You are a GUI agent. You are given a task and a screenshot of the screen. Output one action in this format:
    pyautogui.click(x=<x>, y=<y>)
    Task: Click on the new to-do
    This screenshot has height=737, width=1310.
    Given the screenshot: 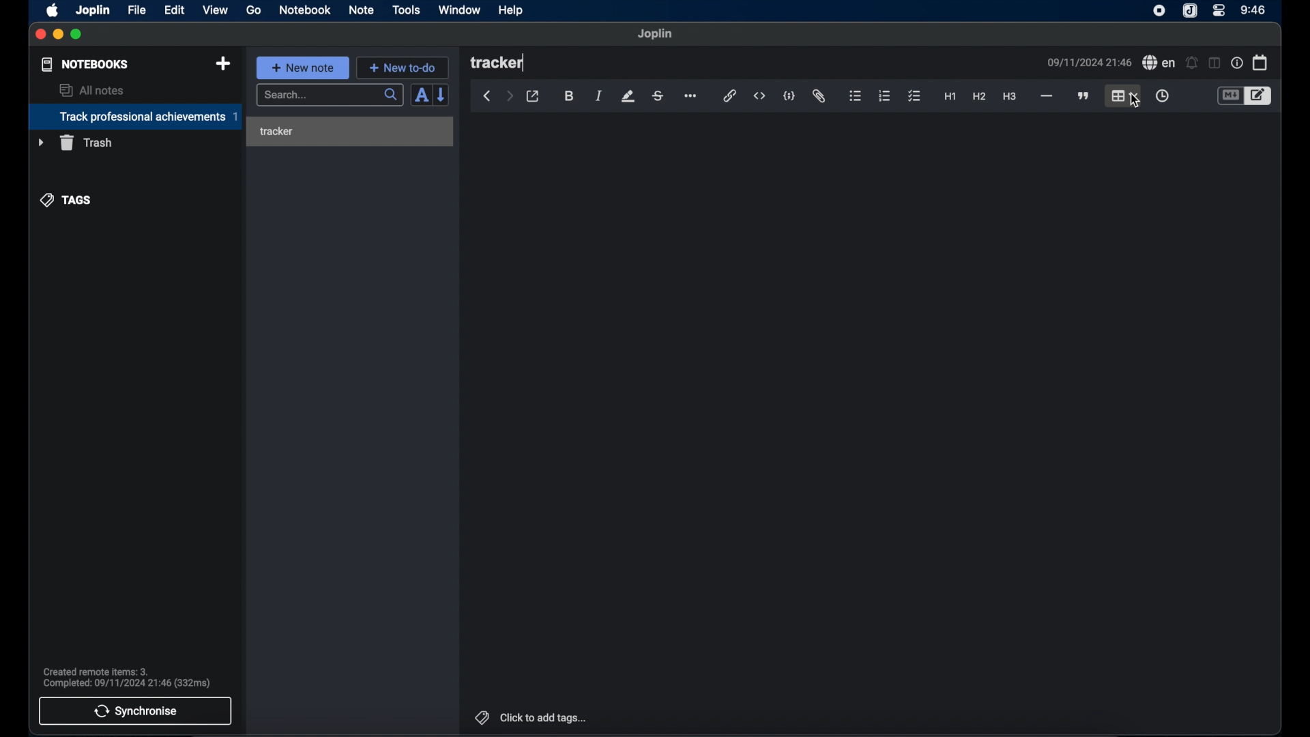 What is the action you would take?
    pyautogui.click(x=403, y=68)
    